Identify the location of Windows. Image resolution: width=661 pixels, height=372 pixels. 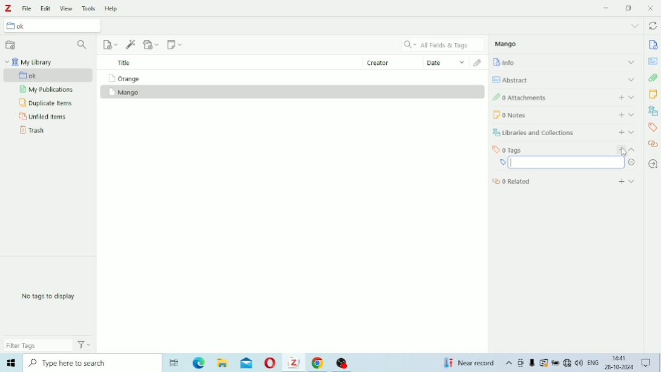
(11, 362).